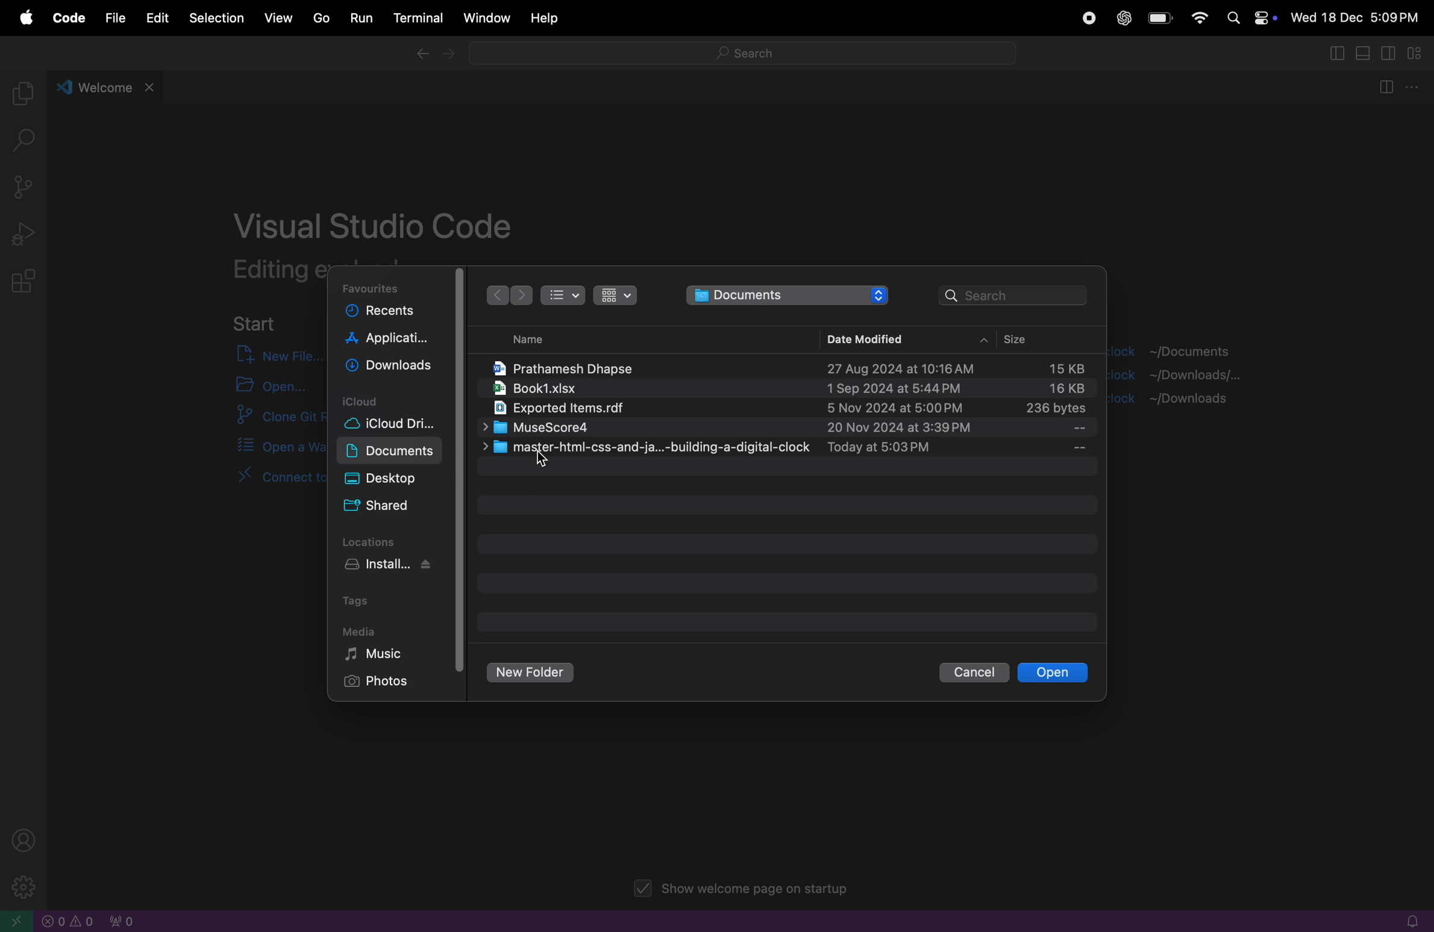  What do you see at coordinates (522, 296) in the screenshot?
I see `forward` at bounding box center [522, 296].